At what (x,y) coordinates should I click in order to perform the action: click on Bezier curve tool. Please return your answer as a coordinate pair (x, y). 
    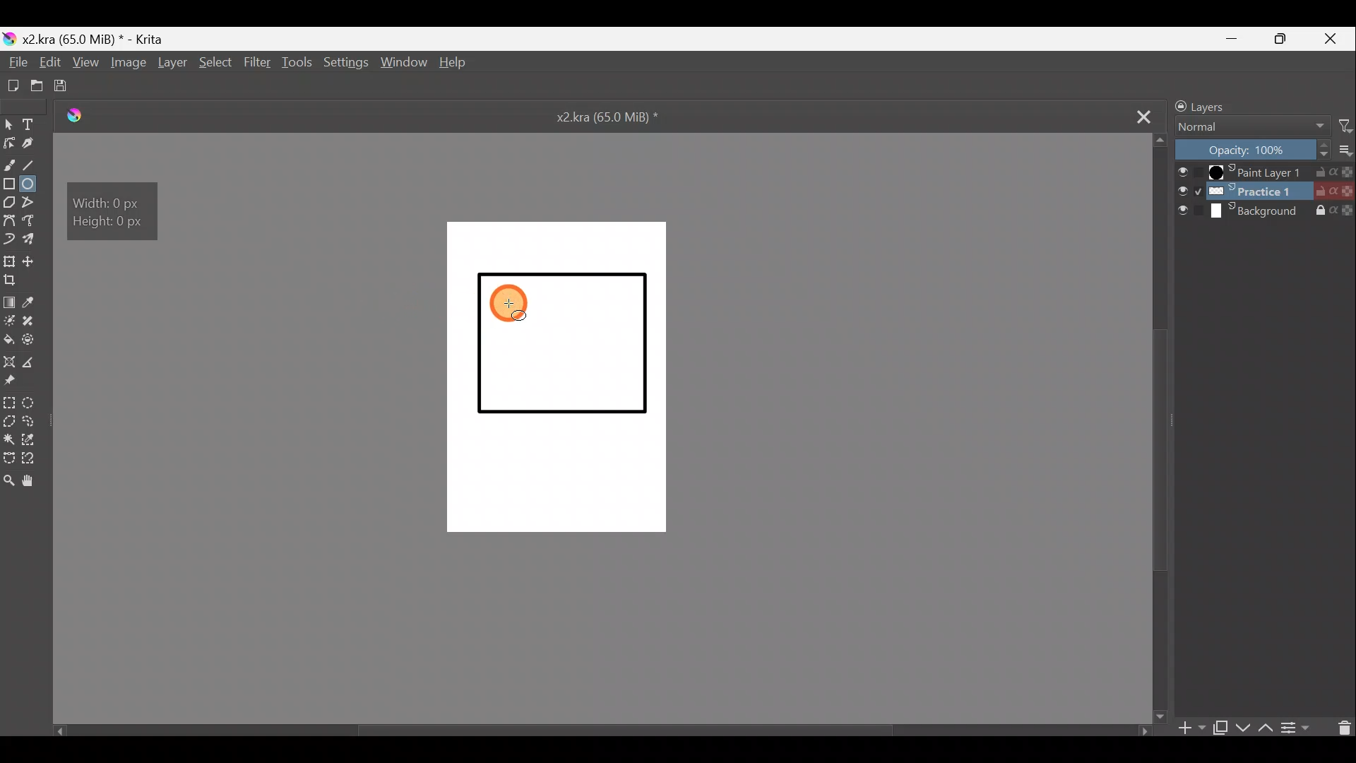
    Looking at the image, I should click on (10, 220).